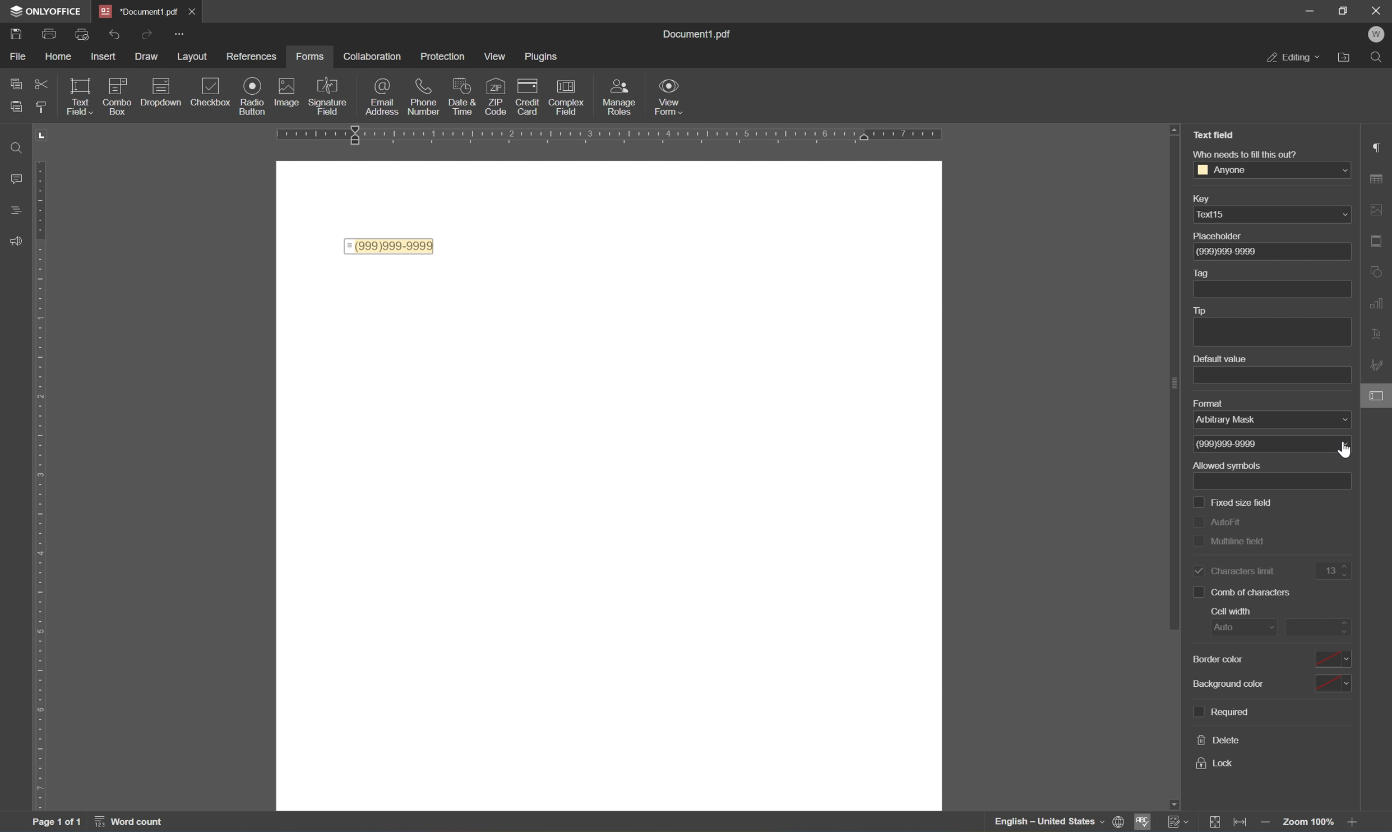  Describe the element at coordinates (329, 96) in the screenshot. I see `signature field` at that location.